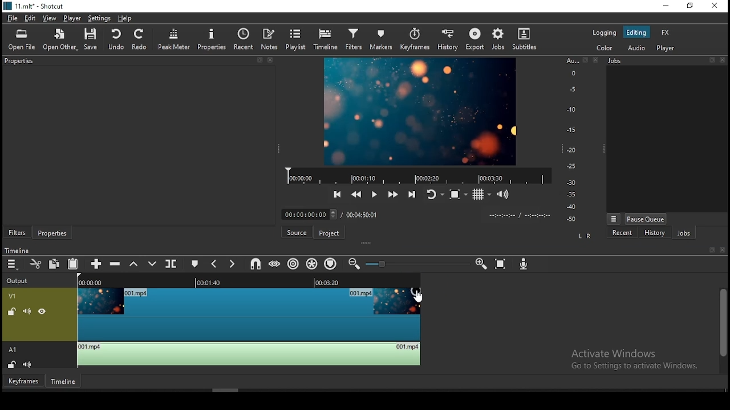 Image resolution: width=730 pixels, height=410 pixels. I want to click on remaining time, so click(327, 282).